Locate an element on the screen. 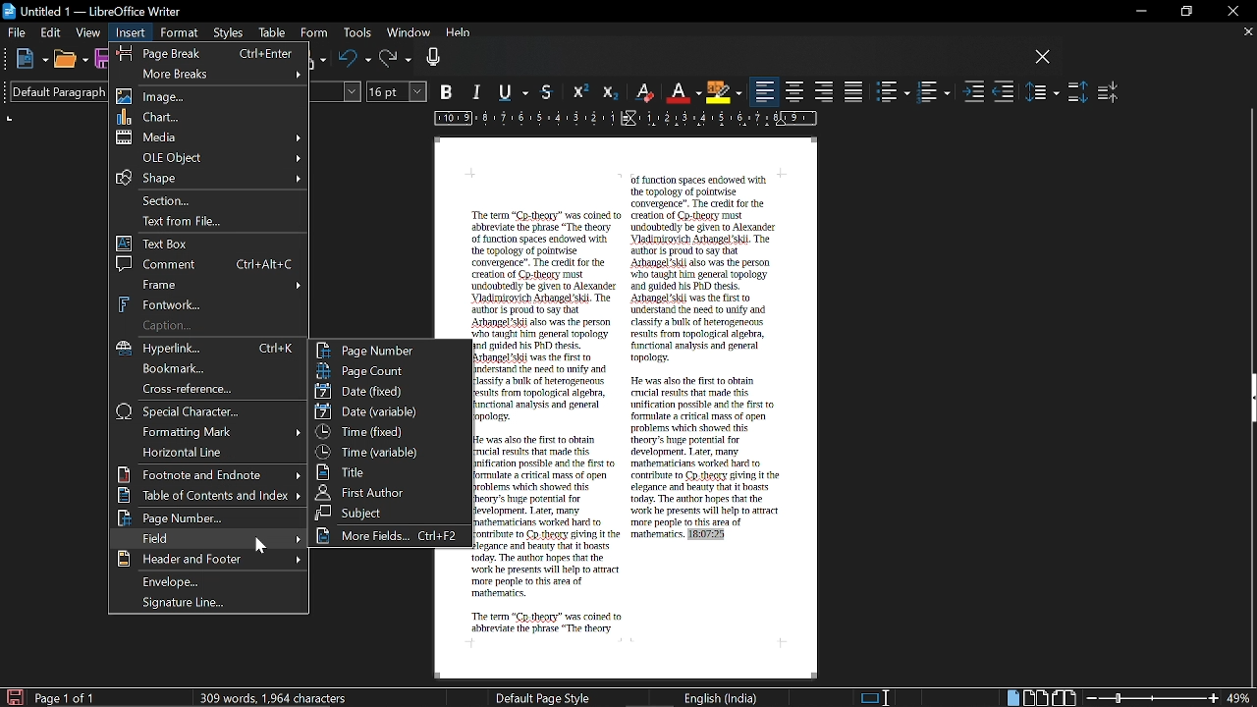 The height and width of the screenshot is (707, 1257). Horizontal line is located at coordinates (206, 452).